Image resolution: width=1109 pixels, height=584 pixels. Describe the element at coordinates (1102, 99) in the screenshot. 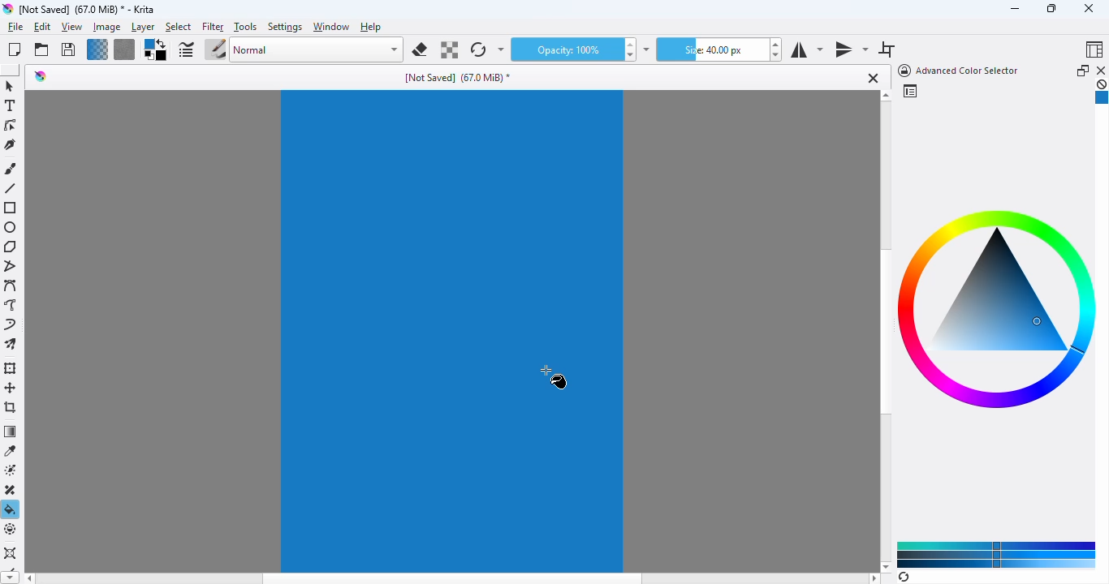

I see `selected color` at that location.